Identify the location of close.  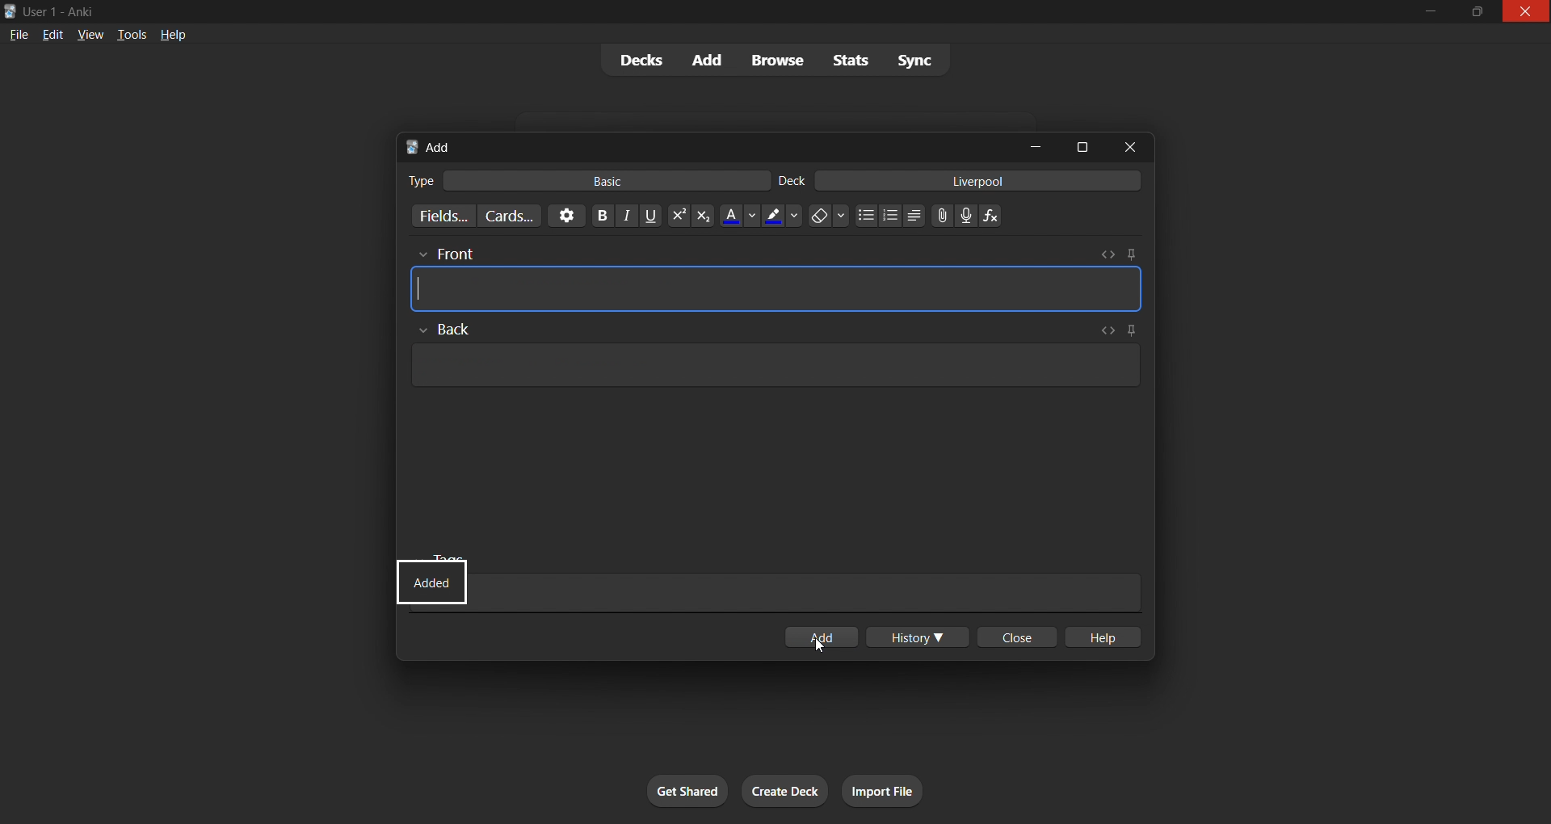
(1525, 14).